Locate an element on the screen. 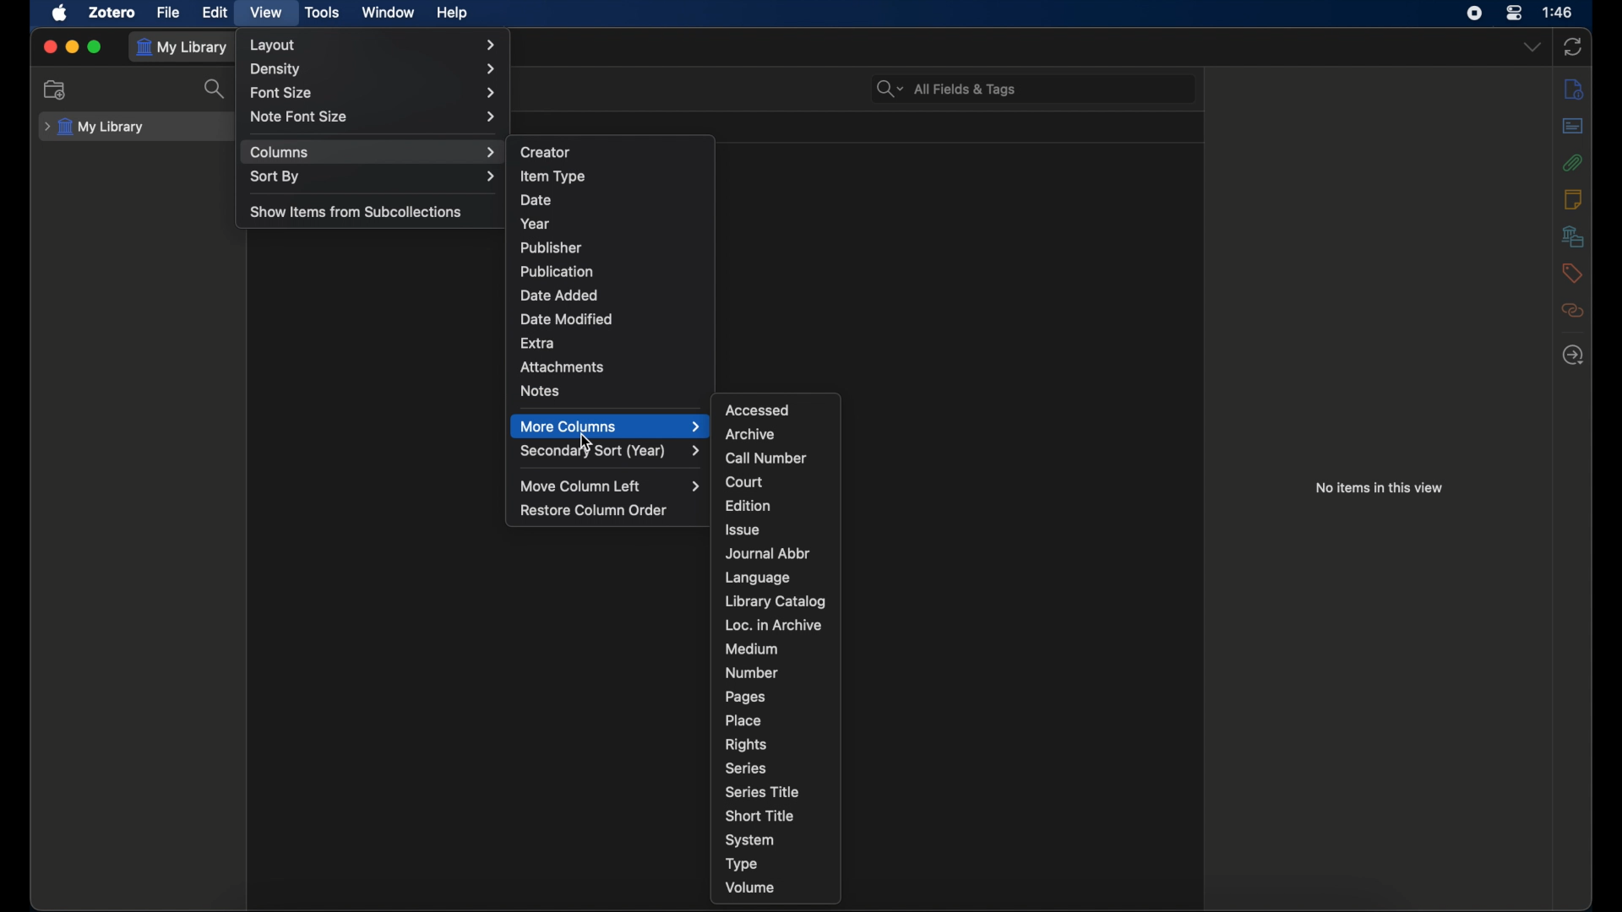 Image resolution: width=1622 pixels, height=912 pixels. attachments is located at coordinates (563, 367).